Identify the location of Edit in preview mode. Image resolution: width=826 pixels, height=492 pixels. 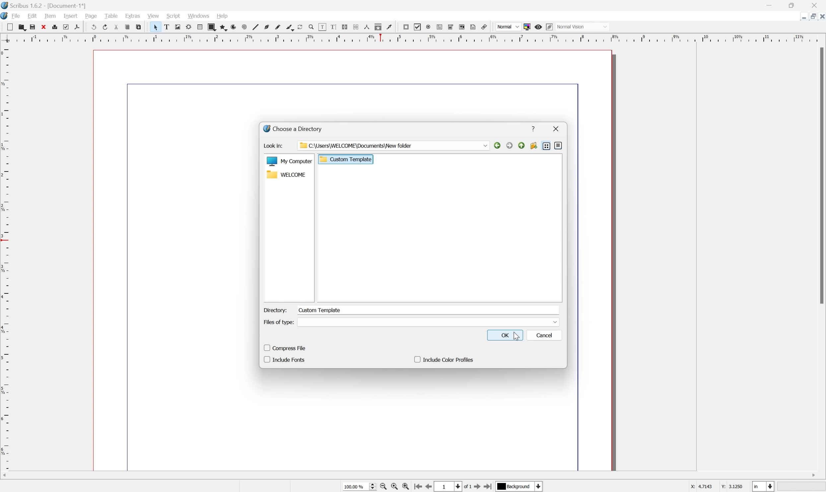
(549, 27).